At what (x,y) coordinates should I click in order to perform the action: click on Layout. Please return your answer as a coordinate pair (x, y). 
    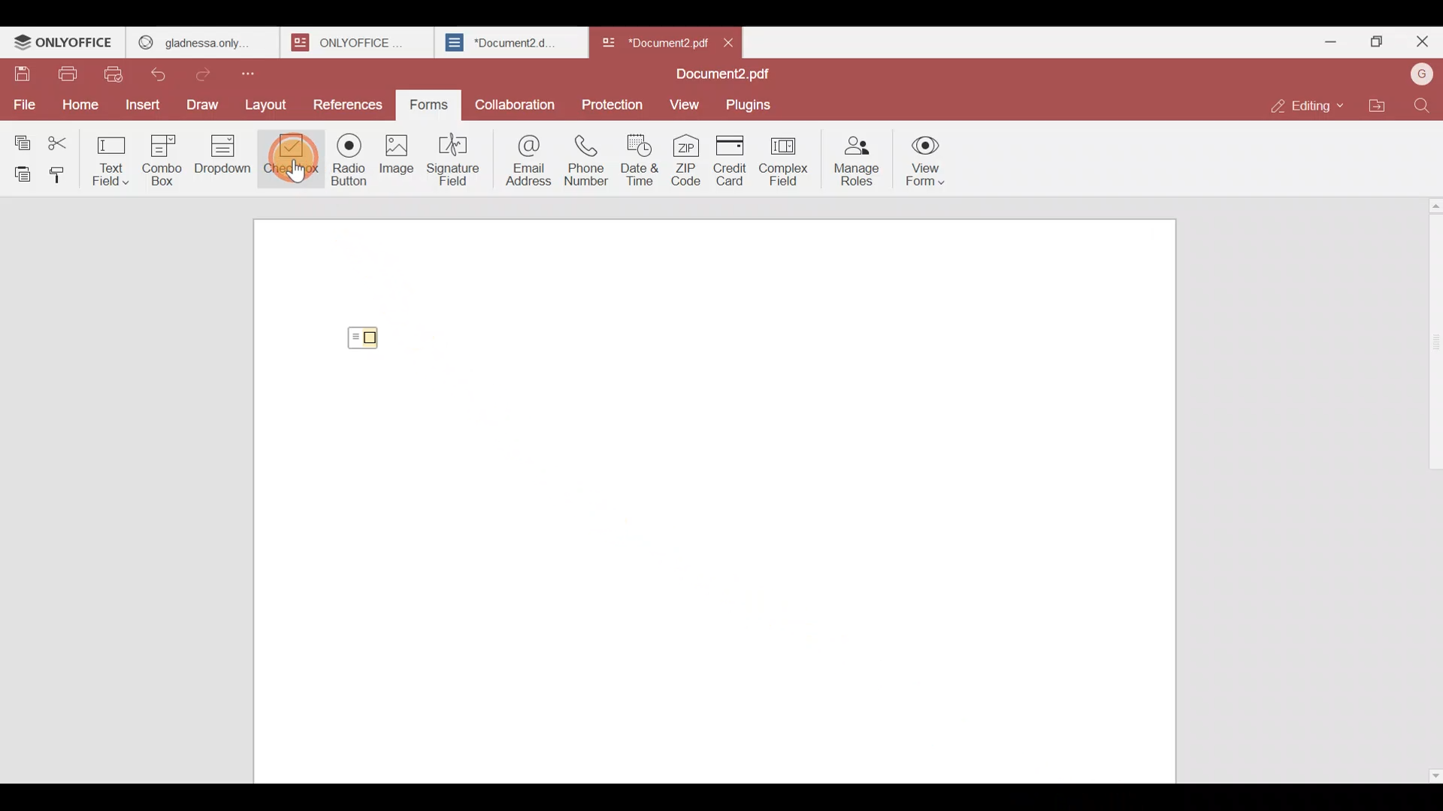
    Looking at the image, I should click on (272, 103).